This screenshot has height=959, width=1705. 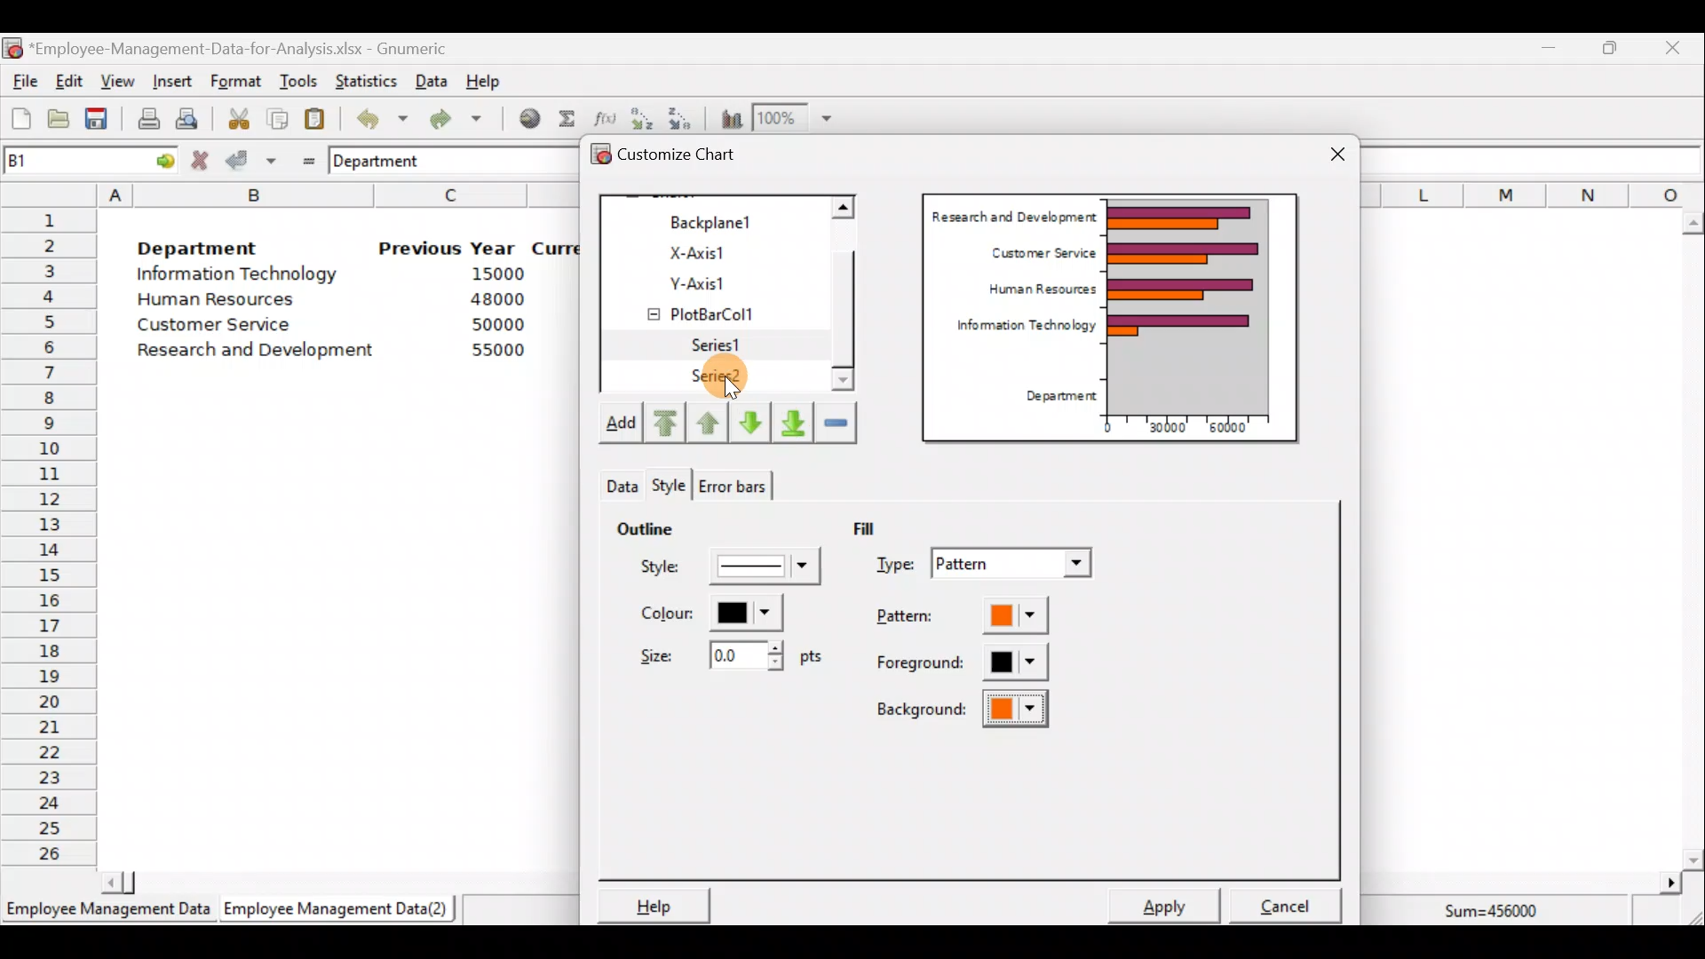 What do you see at coordinates (158, 158) in the screenshot?
I see `go to` at bounding box center [158, 158].